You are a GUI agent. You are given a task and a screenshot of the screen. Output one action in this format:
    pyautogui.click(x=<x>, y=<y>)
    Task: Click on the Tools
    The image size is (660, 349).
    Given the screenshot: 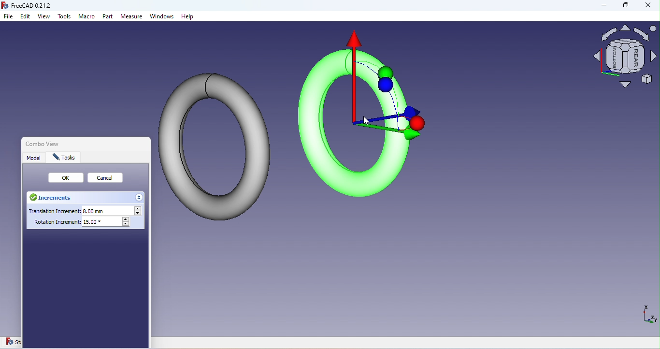 What is the action you would take?
    pyautogui.click(x=65, y=18)
    